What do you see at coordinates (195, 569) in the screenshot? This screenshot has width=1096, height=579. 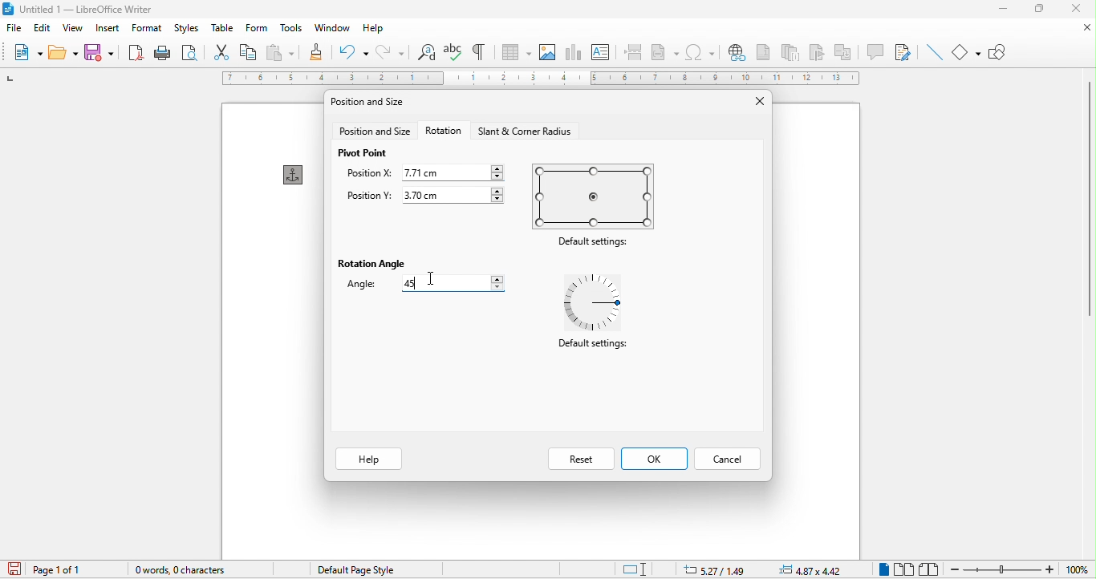 I see `0 words, o character` at bounding box center [195, 569].